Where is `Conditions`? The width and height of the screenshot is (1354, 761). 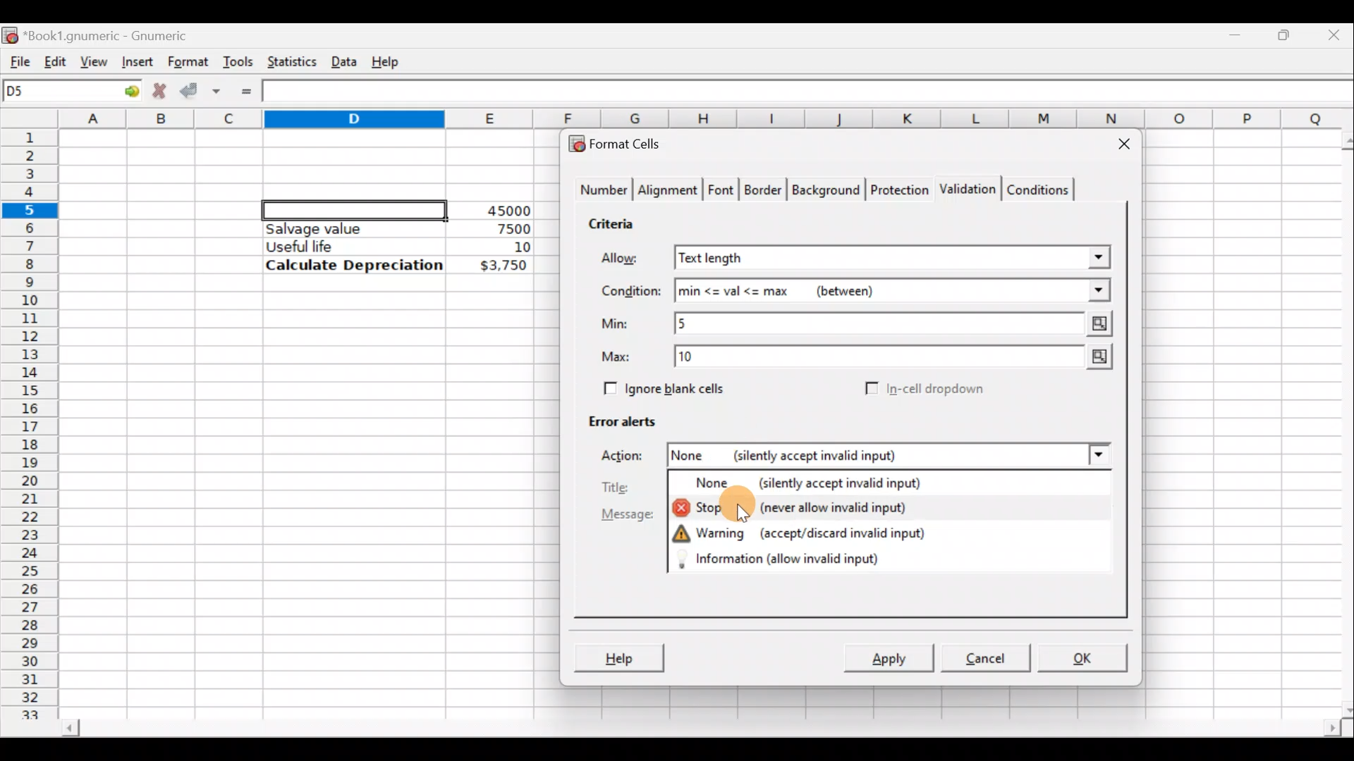 Conditions is located at coordinates (1037, 189).